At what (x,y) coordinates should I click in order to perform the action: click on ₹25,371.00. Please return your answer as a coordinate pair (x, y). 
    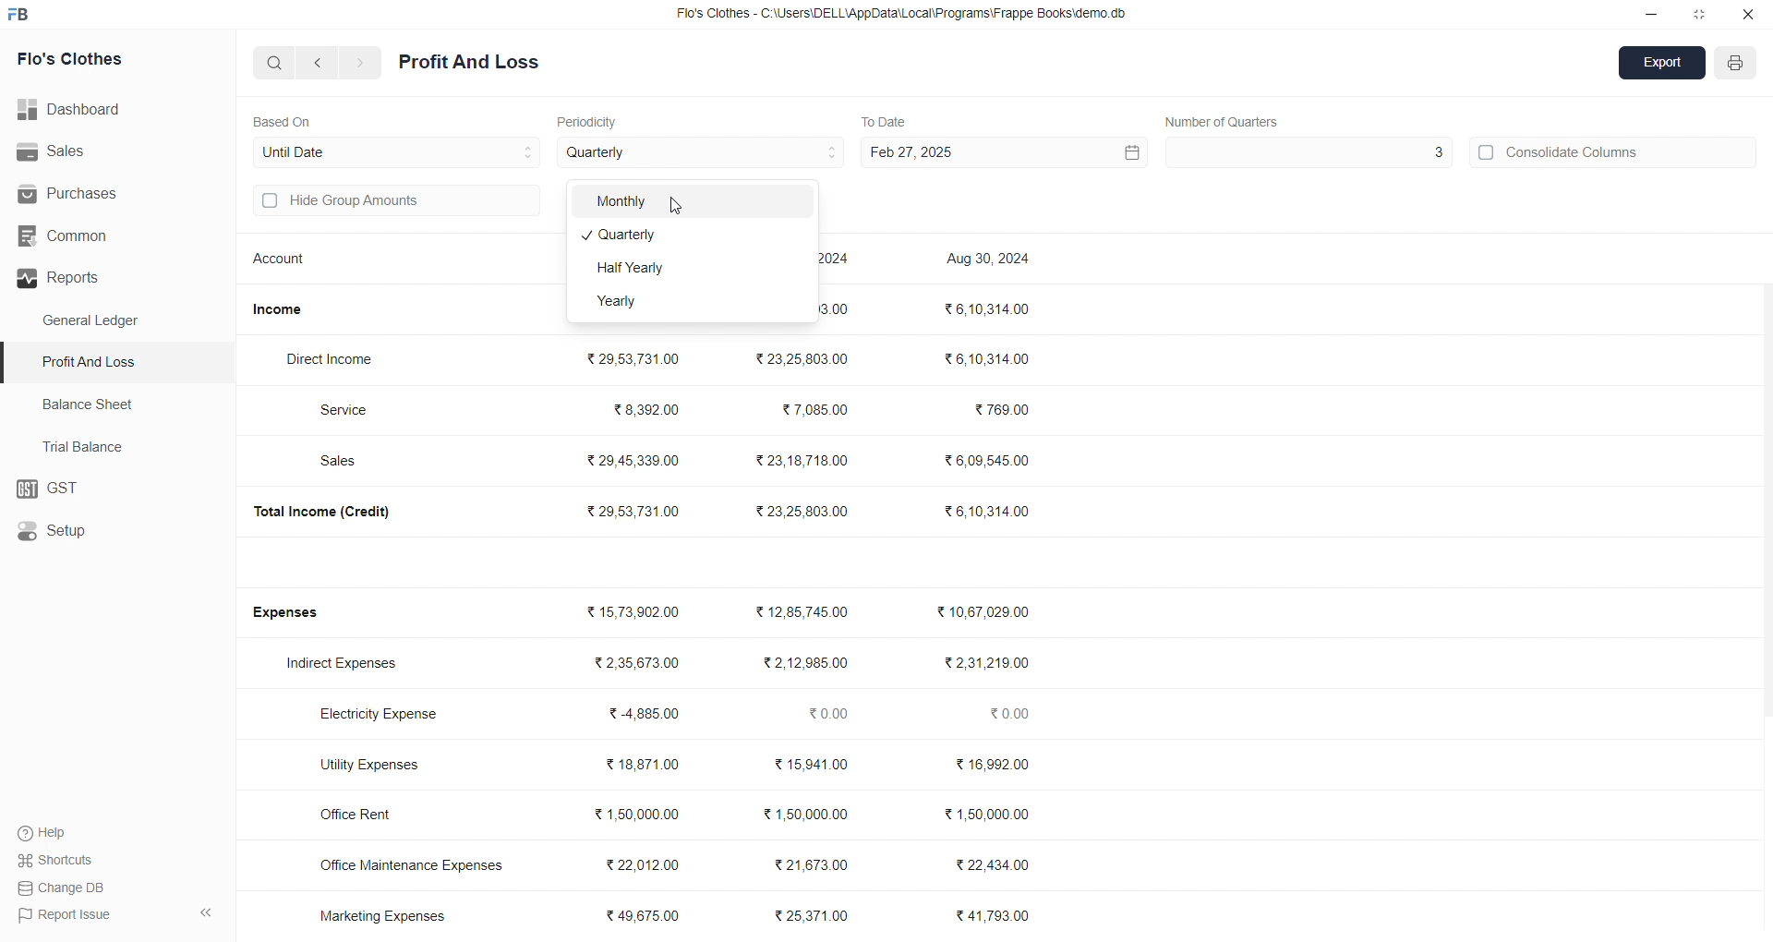
    Looking at the image, I should click on (814, 916).